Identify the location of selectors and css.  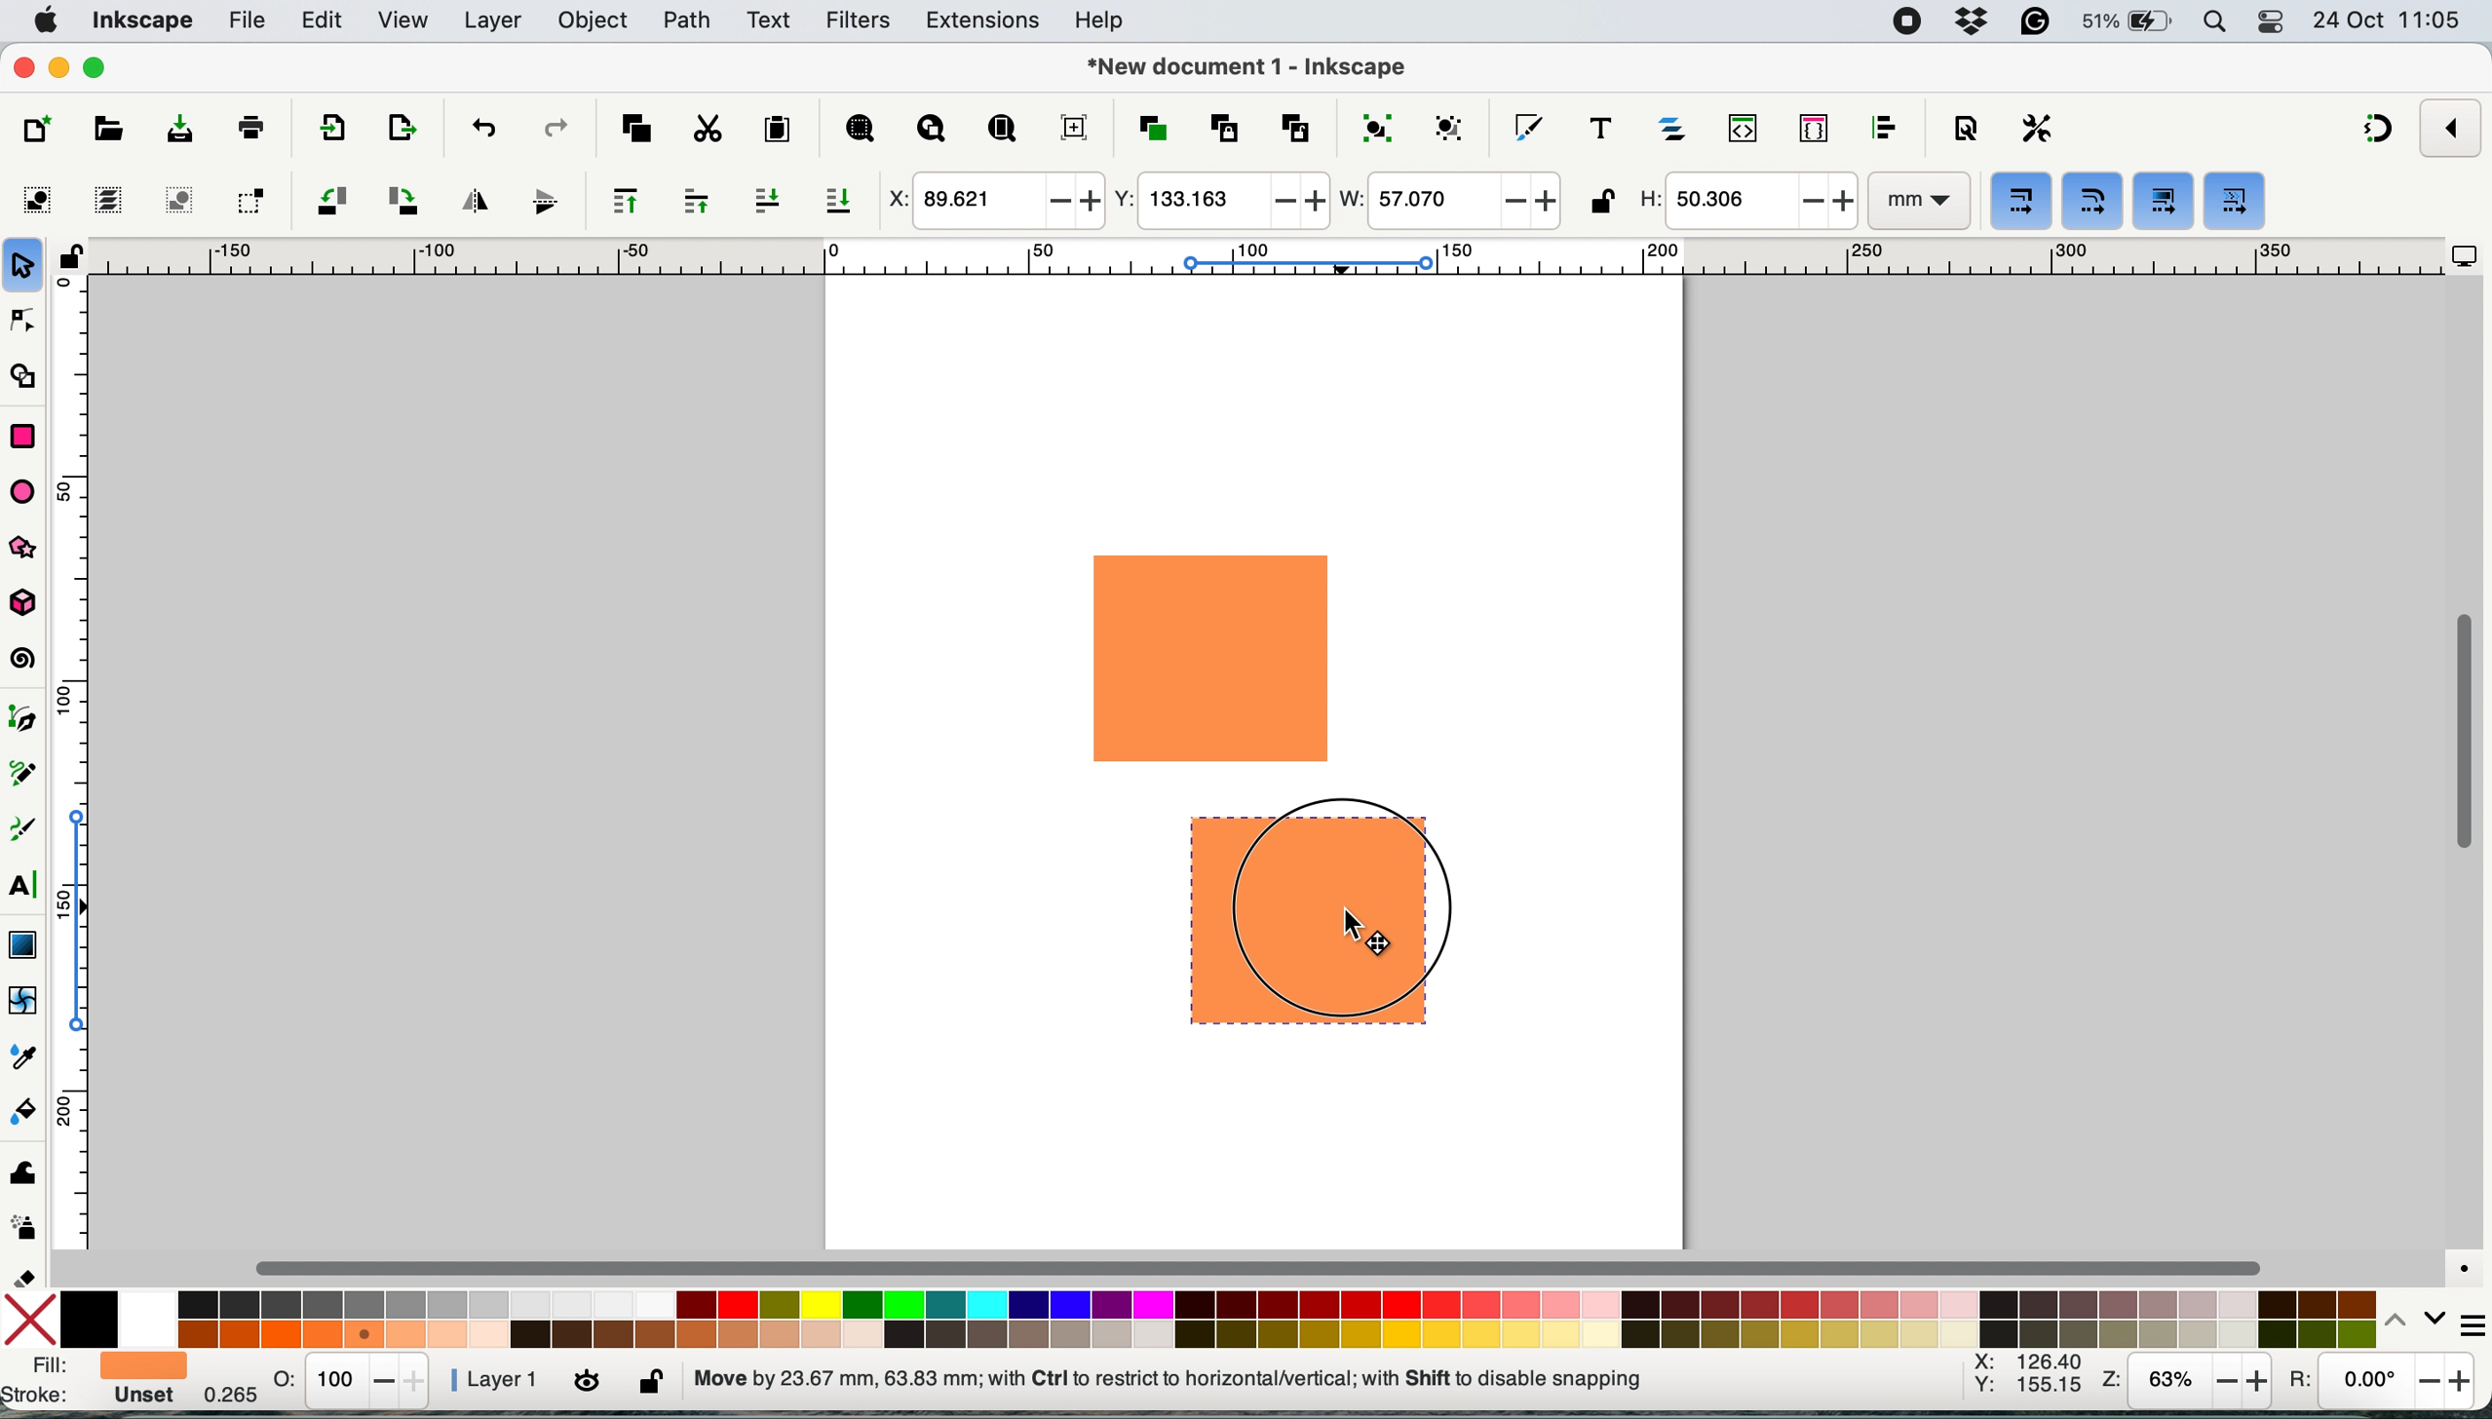
(1815, 127).